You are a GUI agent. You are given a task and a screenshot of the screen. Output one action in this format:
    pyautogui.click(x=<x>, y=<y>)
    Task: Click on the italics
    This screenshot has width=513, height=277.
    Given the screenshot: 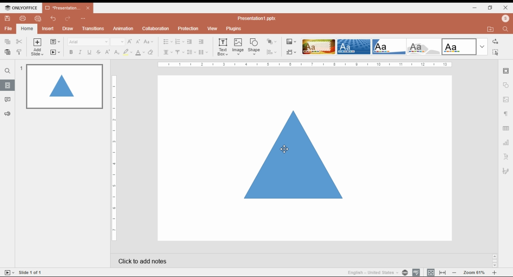 What is the action you would take?
    pyautogui.click(x=79, y=52)
    